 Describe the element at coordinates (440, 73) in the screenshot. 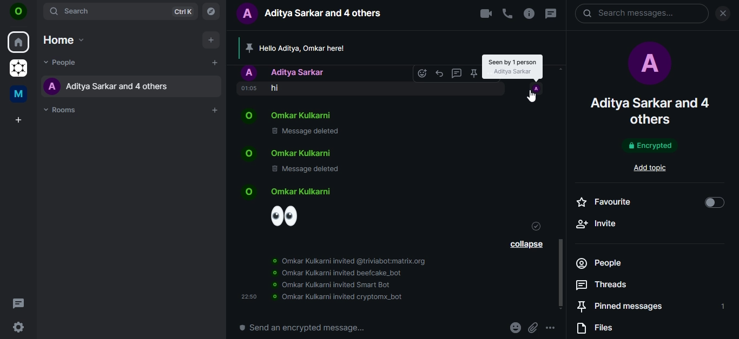

I see `forward` at that location.